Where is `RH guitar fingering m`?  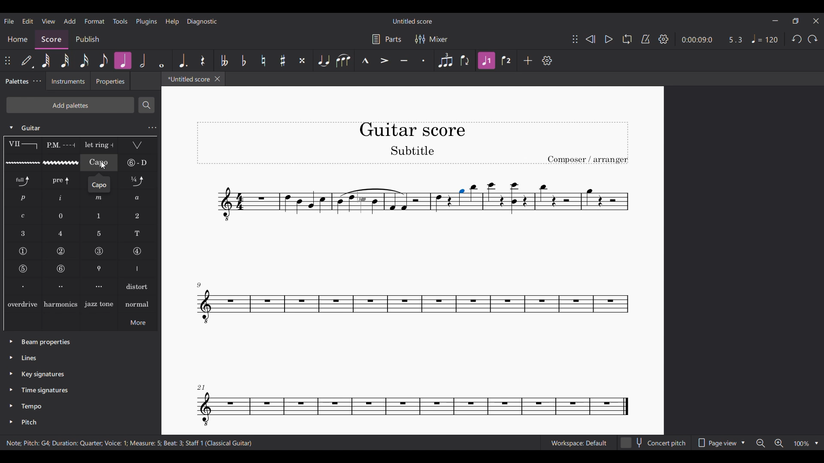
RH guitar fingering m is located at coordinates (99, 200).